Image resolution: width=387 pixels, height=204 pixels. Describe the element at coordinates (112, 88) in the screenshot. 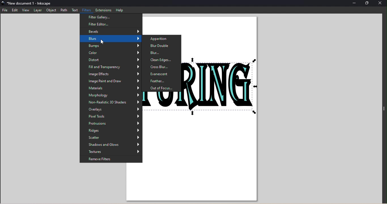

I see `Materials` at that location.